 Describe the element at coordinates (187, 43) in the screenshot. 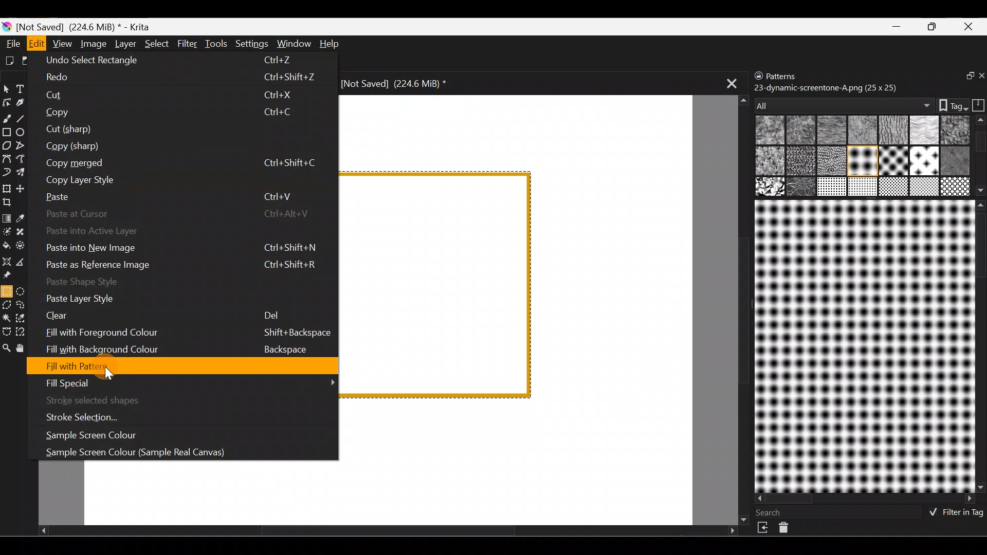

I see `Filter` at that location.